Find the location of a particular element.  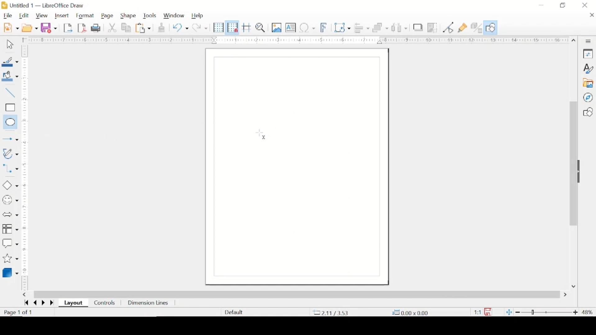

tools is located at coordinates (150, 16).